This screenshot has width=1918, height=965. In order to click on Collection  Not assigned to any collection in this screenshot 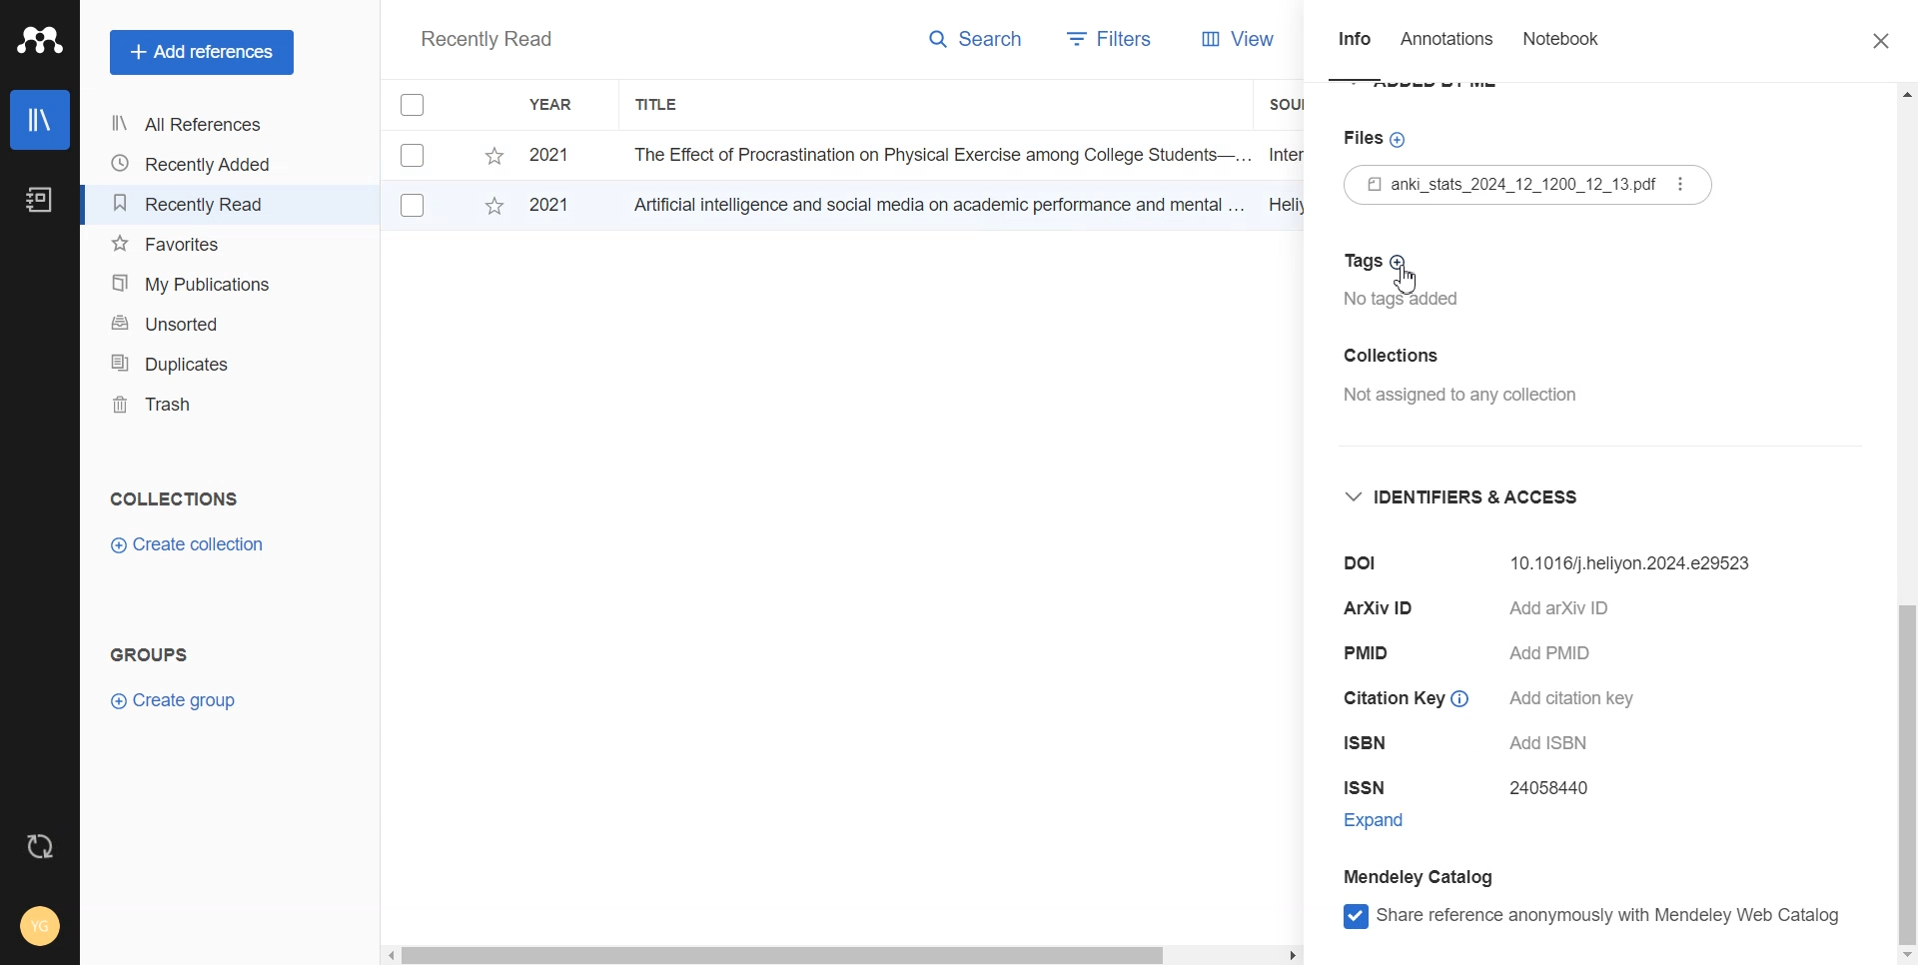, I will do `click(1449, 382)`.